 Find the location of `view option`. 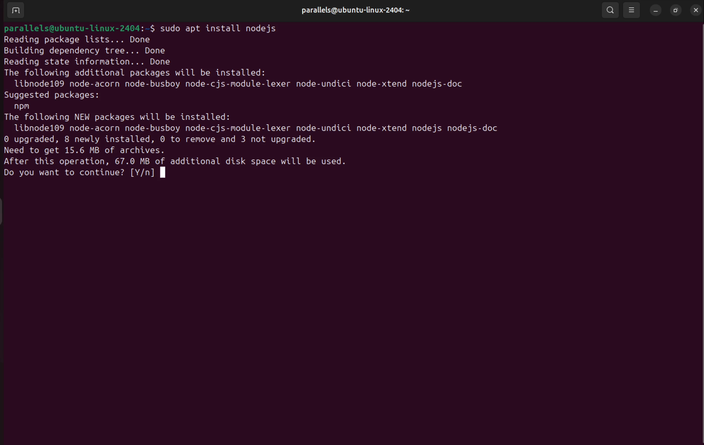

view option is located at coordinates (633, 10).